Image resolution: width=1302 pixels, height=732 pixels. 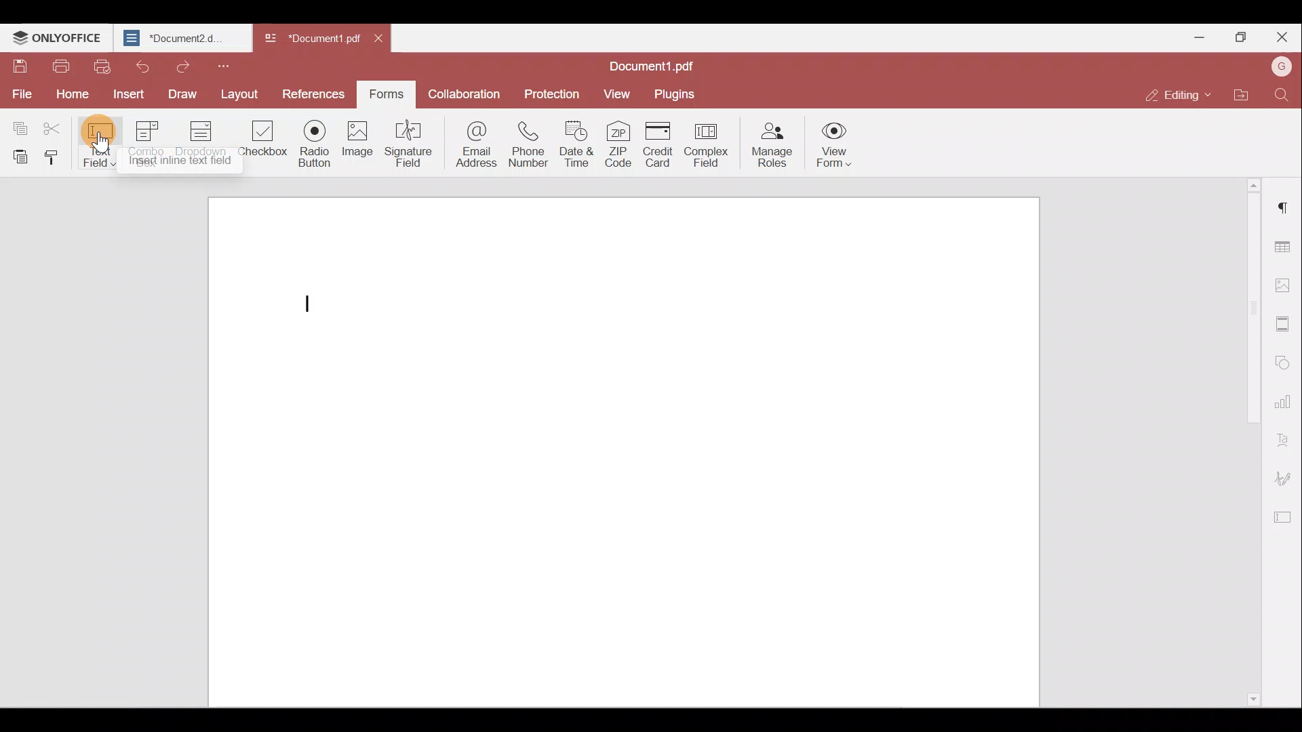 What do you see at coordinates (206, 140) in the screenshot?
I see `Drop down` at bounding box center [206, 140].